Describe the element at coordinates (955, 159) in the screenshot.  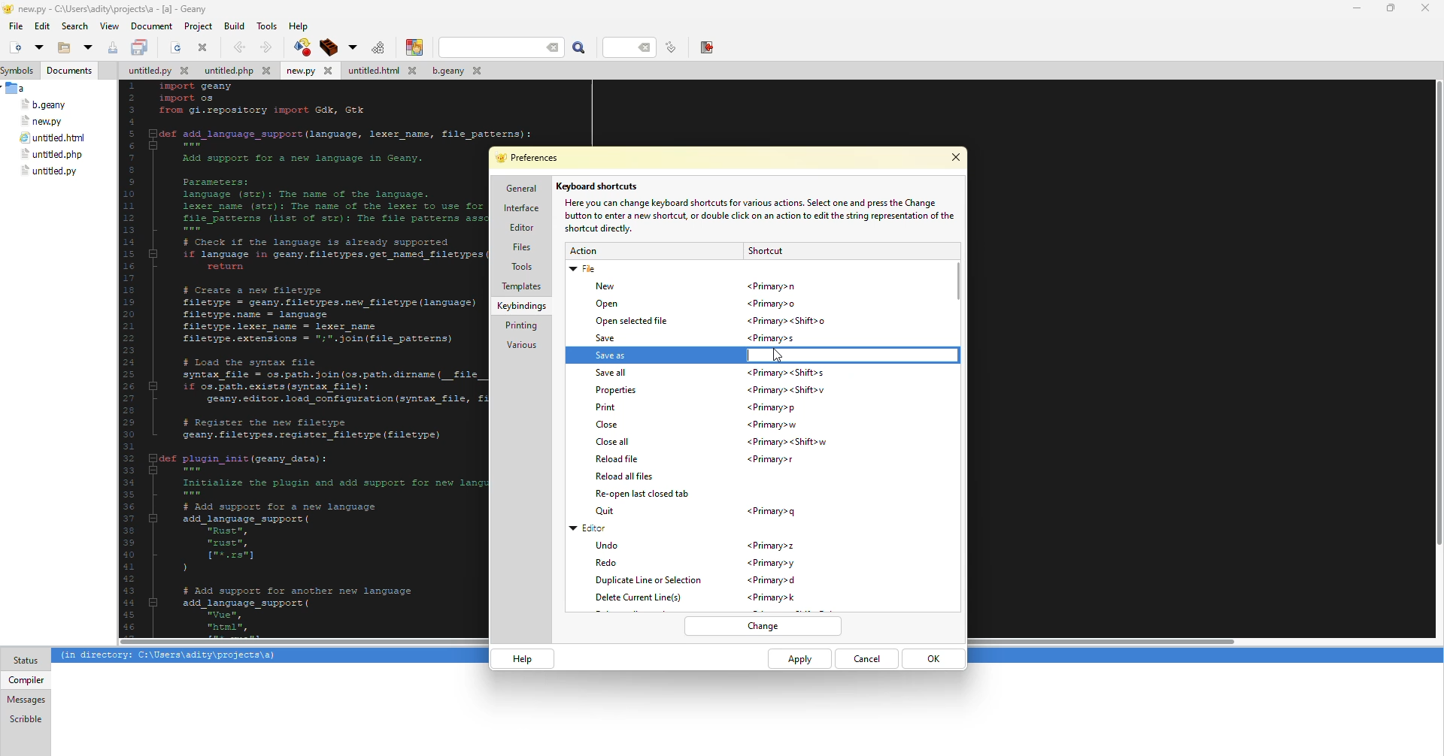
I see `close` at that location.